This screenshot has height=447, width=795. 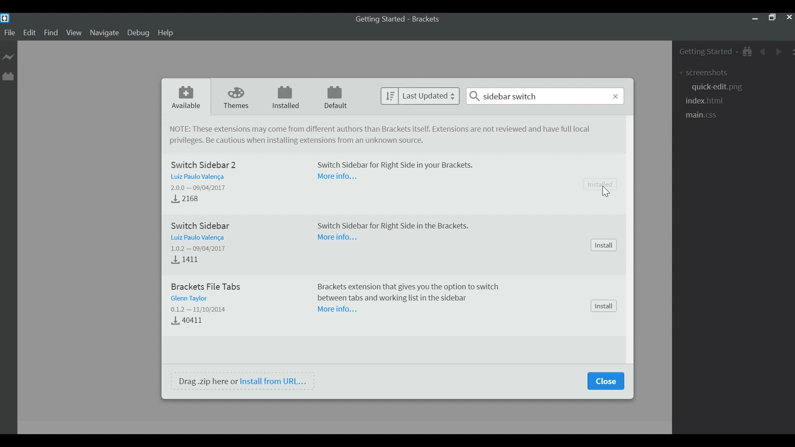 What do you see at coordinates (604, 245) in the screenshot?
I see `Install` at bounding box center [604, 245].